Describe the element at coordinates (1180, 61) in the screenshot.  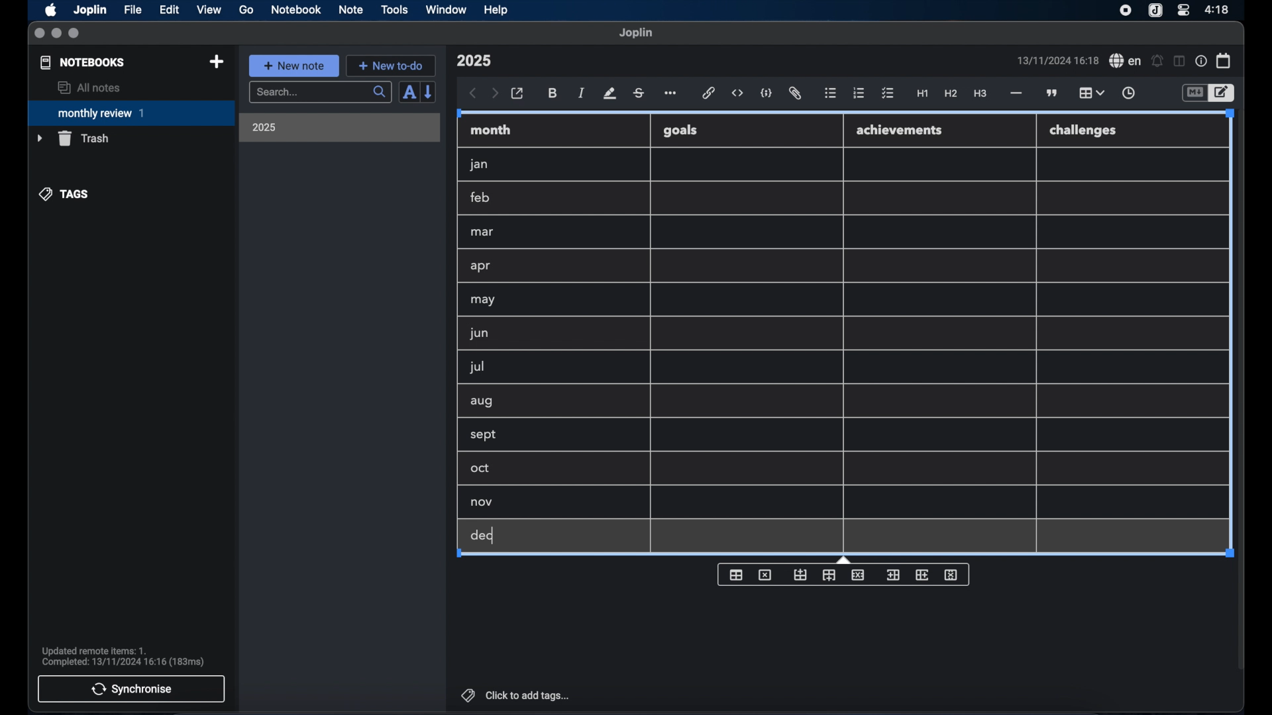
I see `toggle editor layout` at that location.